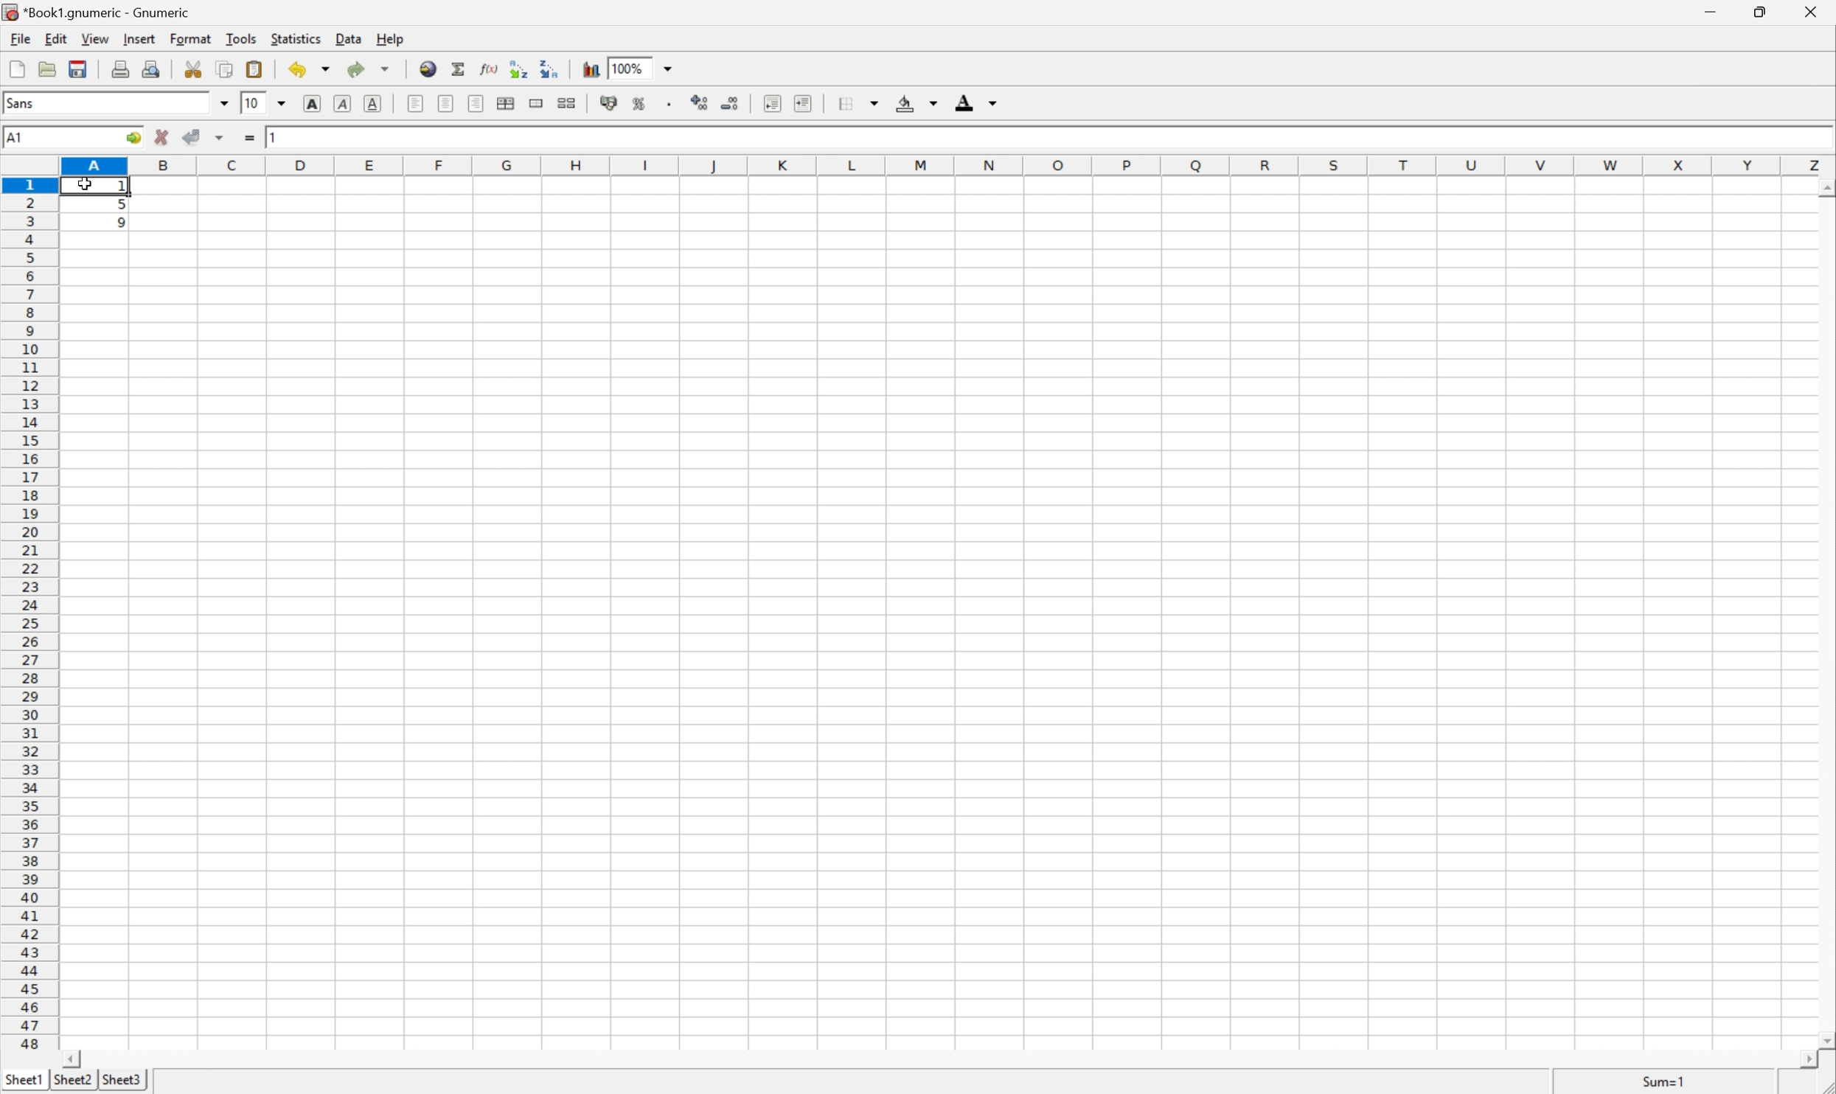  I want to click on font, so click(29, 102).